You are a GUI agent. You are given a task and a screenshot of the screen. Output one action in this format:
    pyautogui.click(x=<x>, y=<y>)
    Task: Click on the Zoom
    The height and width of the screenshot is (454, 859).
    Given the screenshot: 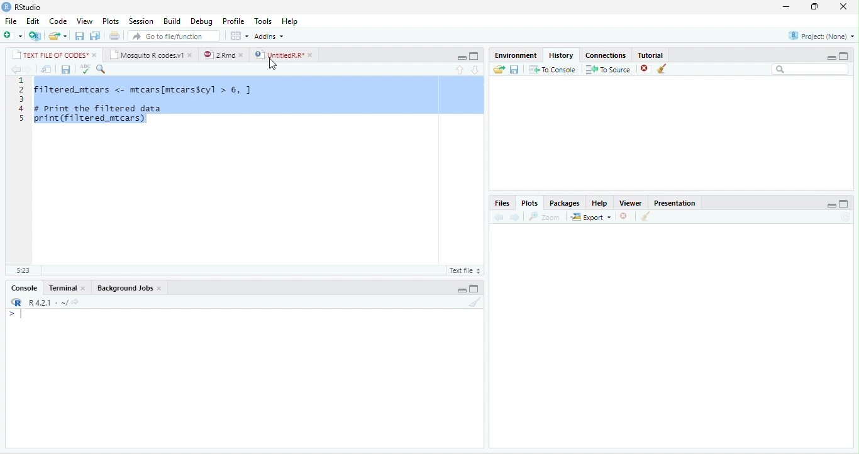 What is the action you would take?
    pyautogui.click(x=543, y=217)
    